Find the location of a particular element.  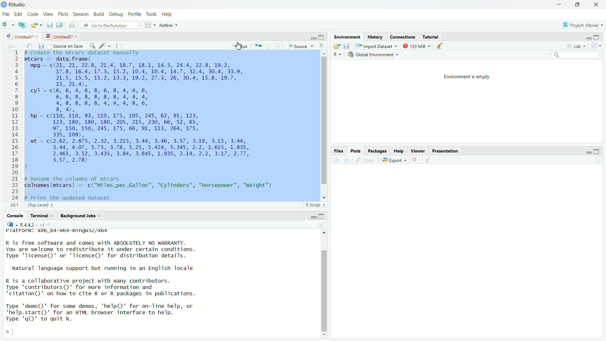

133MiB ~ is located at coordinates (416, 46).